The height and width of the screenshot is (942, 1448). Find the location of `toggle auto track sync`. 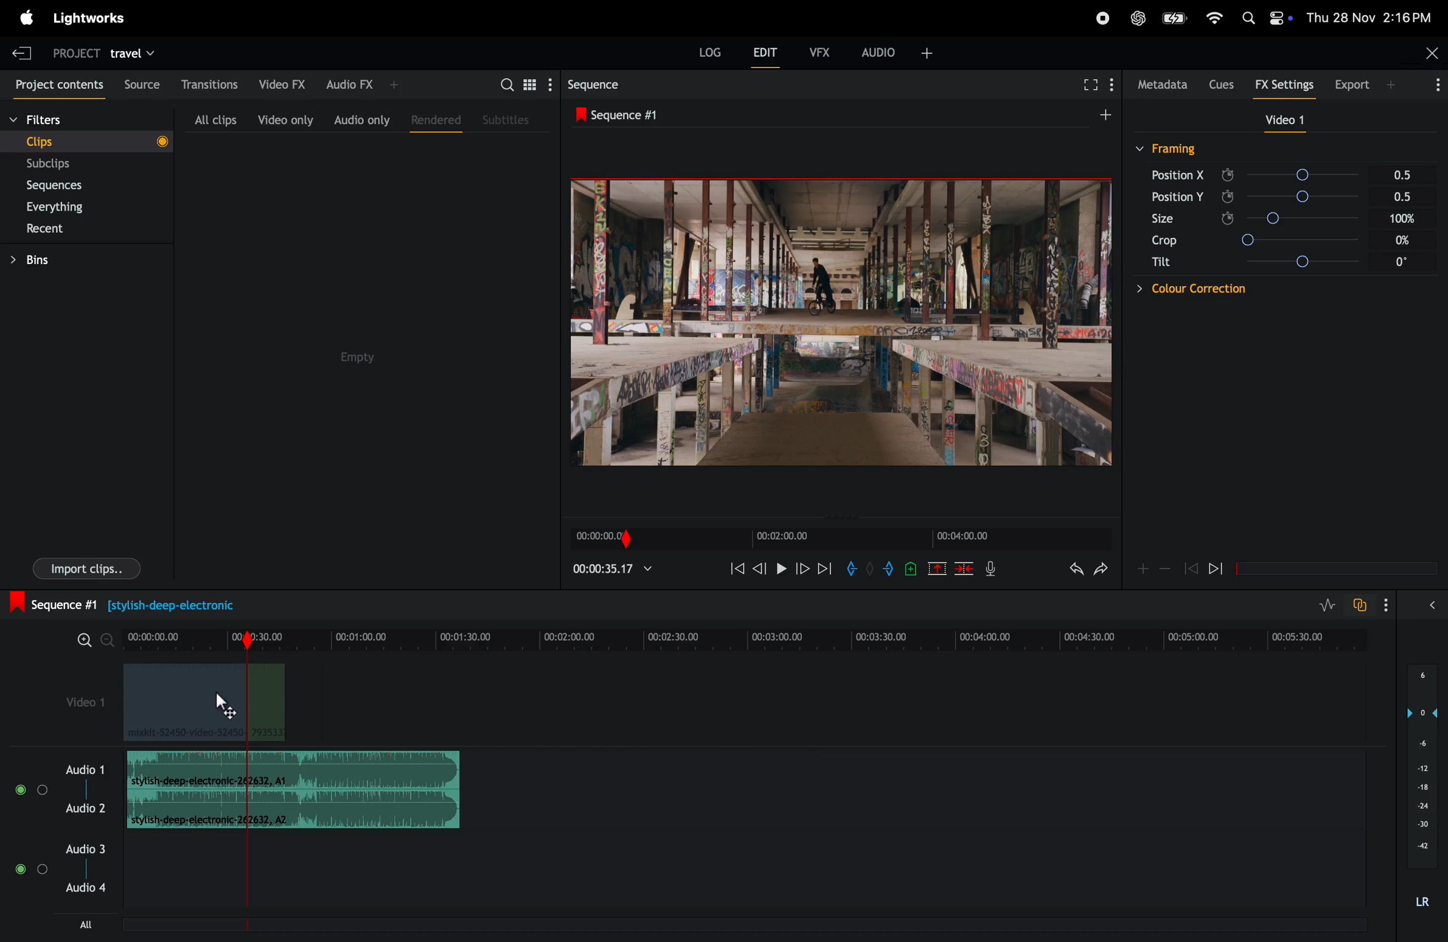

toggle auto track sync is located at coordinates (1362, 604).